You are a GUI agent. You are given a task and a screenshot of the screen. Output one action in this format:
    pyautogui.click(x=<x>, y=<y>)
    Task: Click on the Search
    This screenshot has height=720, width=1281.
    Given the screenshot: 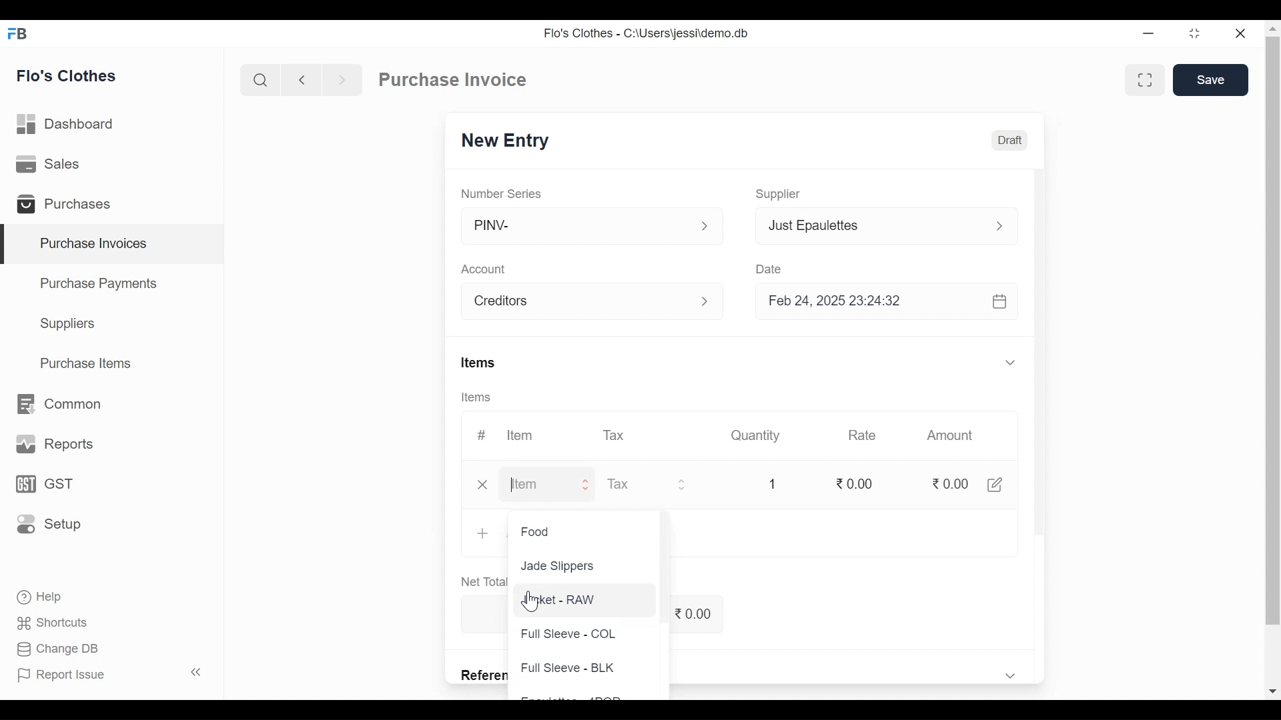 What is the action you would take?
    pyautogui.click(x=261, y=79)
    